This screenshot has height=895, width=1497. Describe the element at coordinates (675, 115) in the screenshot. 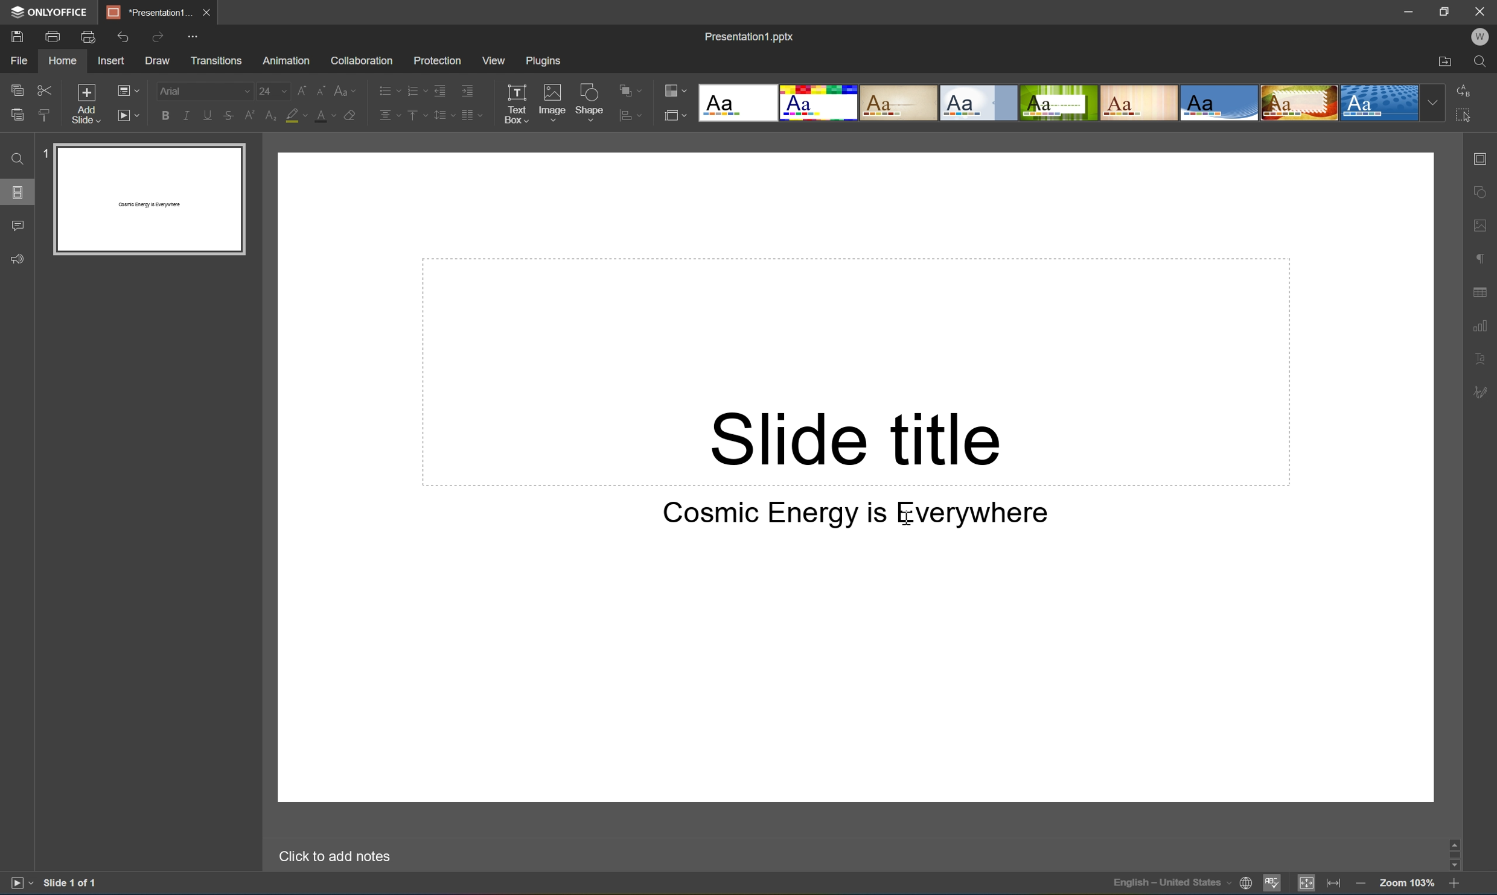

I see `Select slide layout` at that location.